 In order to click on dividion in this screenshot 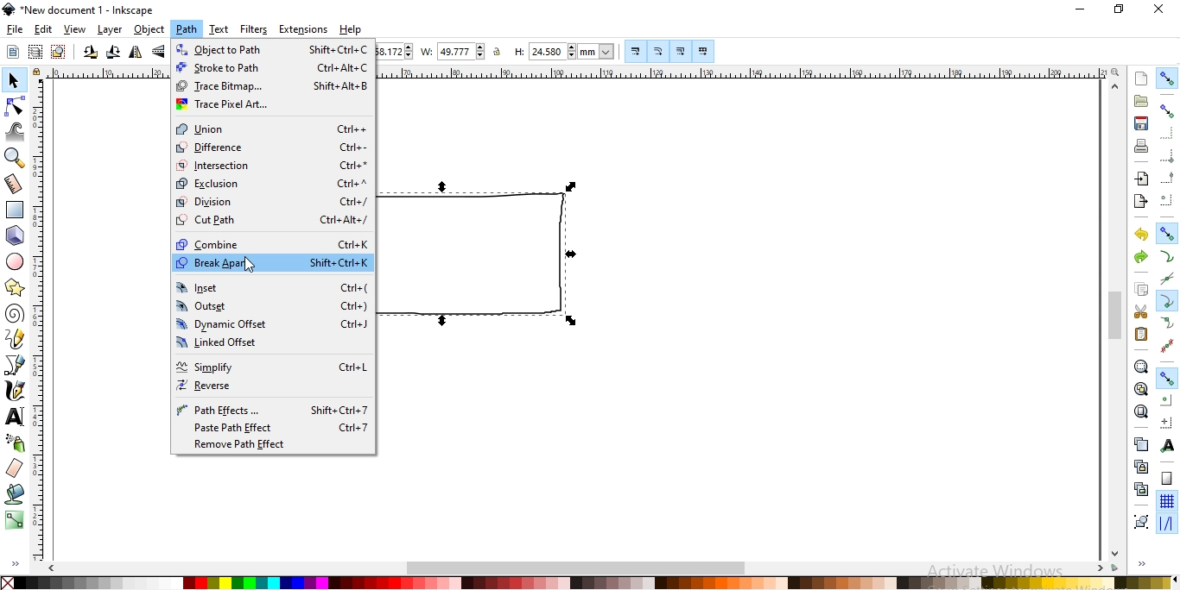, I will do `click(270, 202)`.